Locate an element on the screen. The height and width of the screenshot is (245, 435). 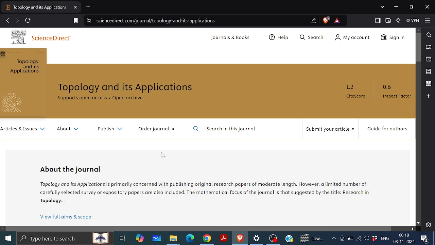
@ Help is located at coordinates (280, 36).